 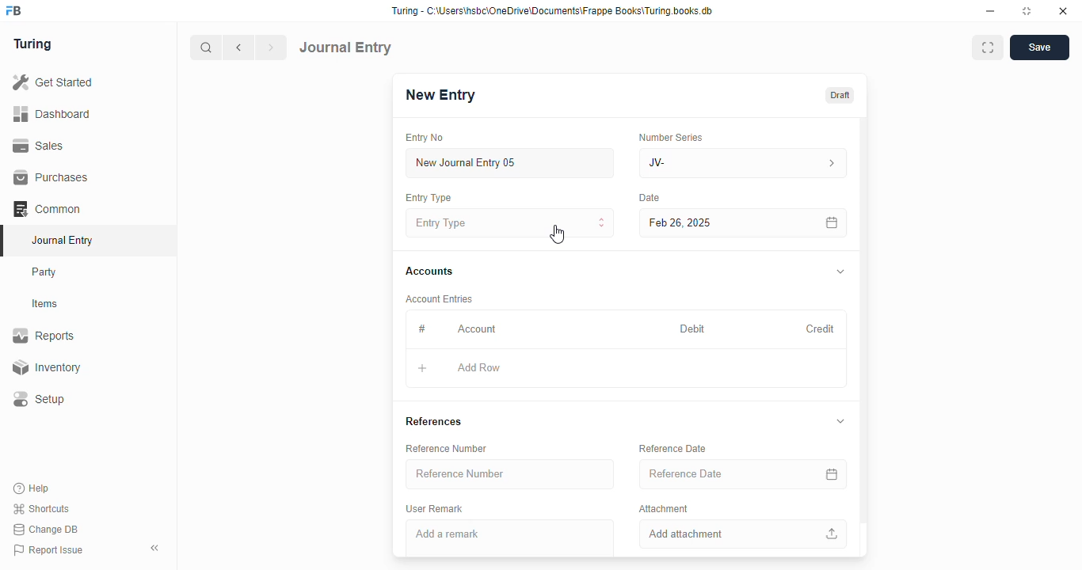 What do you see at coordinates (511, 222) in the screenshot?
I see `entry type` at bounding box center [511, 222].